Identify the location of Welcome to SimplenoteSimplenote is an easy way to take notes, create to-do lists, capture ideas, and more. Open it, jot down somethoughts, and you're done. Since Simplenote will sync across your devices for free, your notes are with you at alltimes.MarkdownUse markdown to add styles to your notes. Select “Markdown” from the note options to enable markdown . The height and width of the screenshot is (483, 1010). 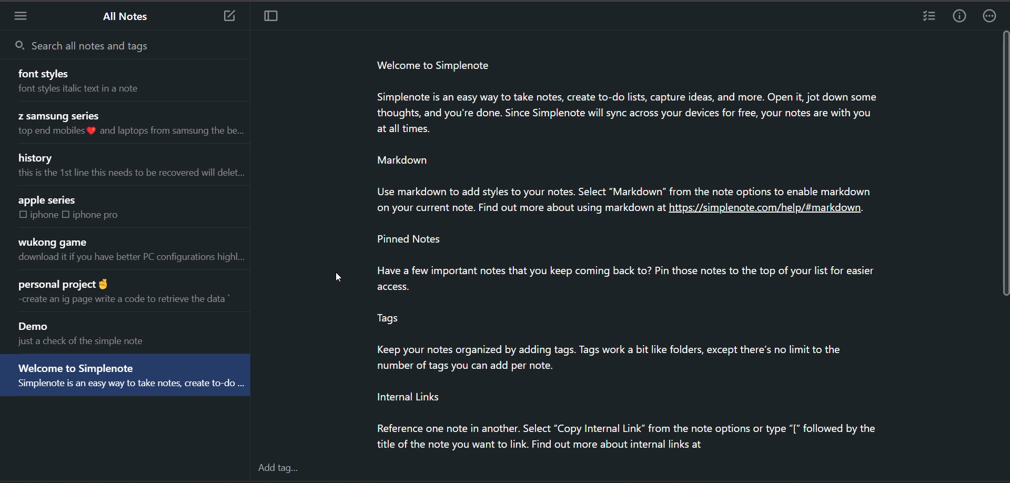
(621, 128).